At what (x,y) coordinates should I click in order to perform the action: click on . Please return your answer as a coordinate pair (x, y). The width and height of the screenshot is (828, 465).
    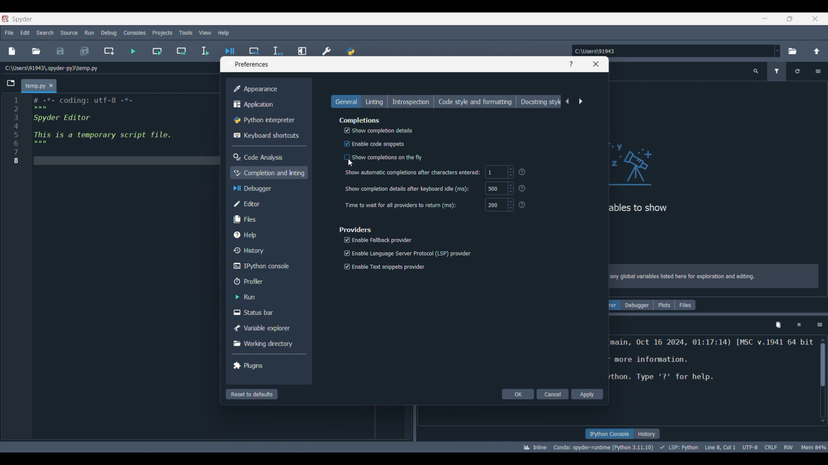
    Looking at the image, I should click on (524, 173).